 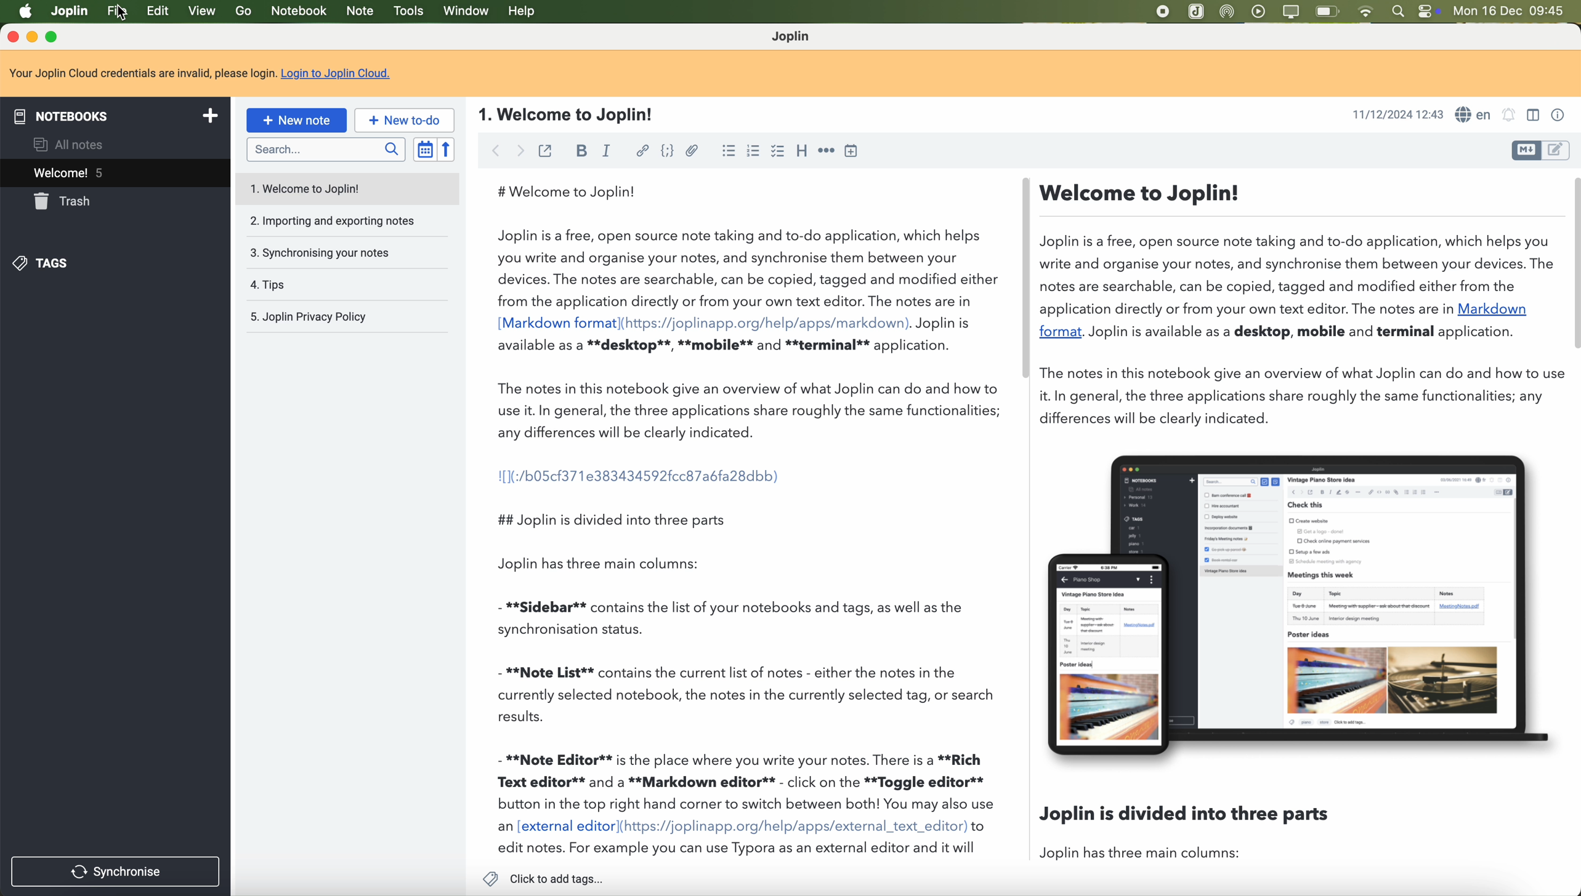 What do you see at coordinates (642, 152) in the screenshot?
I see `hyperlink` at bounding box center [642, 152].